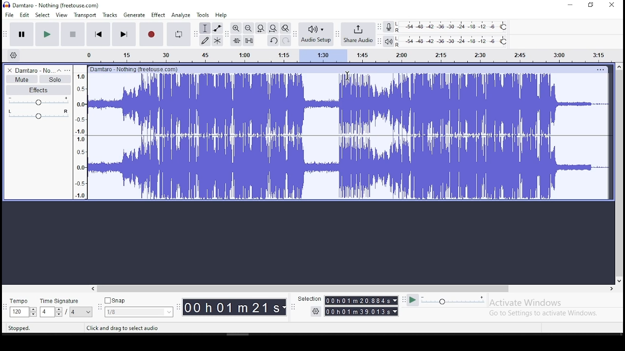  I want to click on skip to start, so click(124, 34).